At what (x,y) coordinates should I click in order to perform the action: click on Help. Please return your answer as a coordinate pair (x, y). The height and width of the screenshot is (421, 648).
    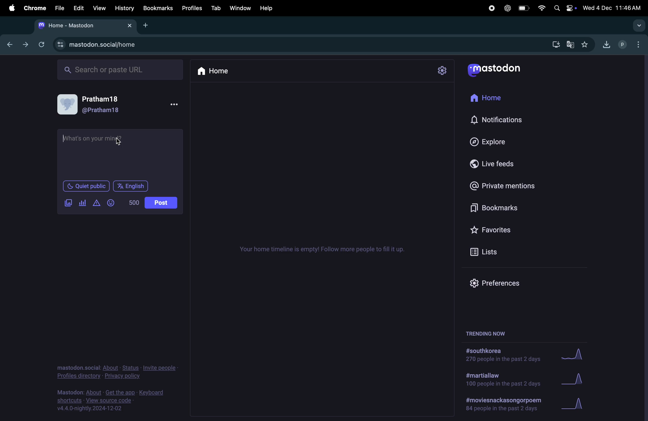
    Looking at the image, I should click on (268, 8).